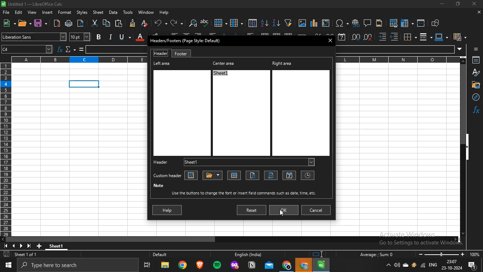  What do you see at coordinates (476, 48) in the screenshot?
I see `icon` at bounding box center [476, 48].